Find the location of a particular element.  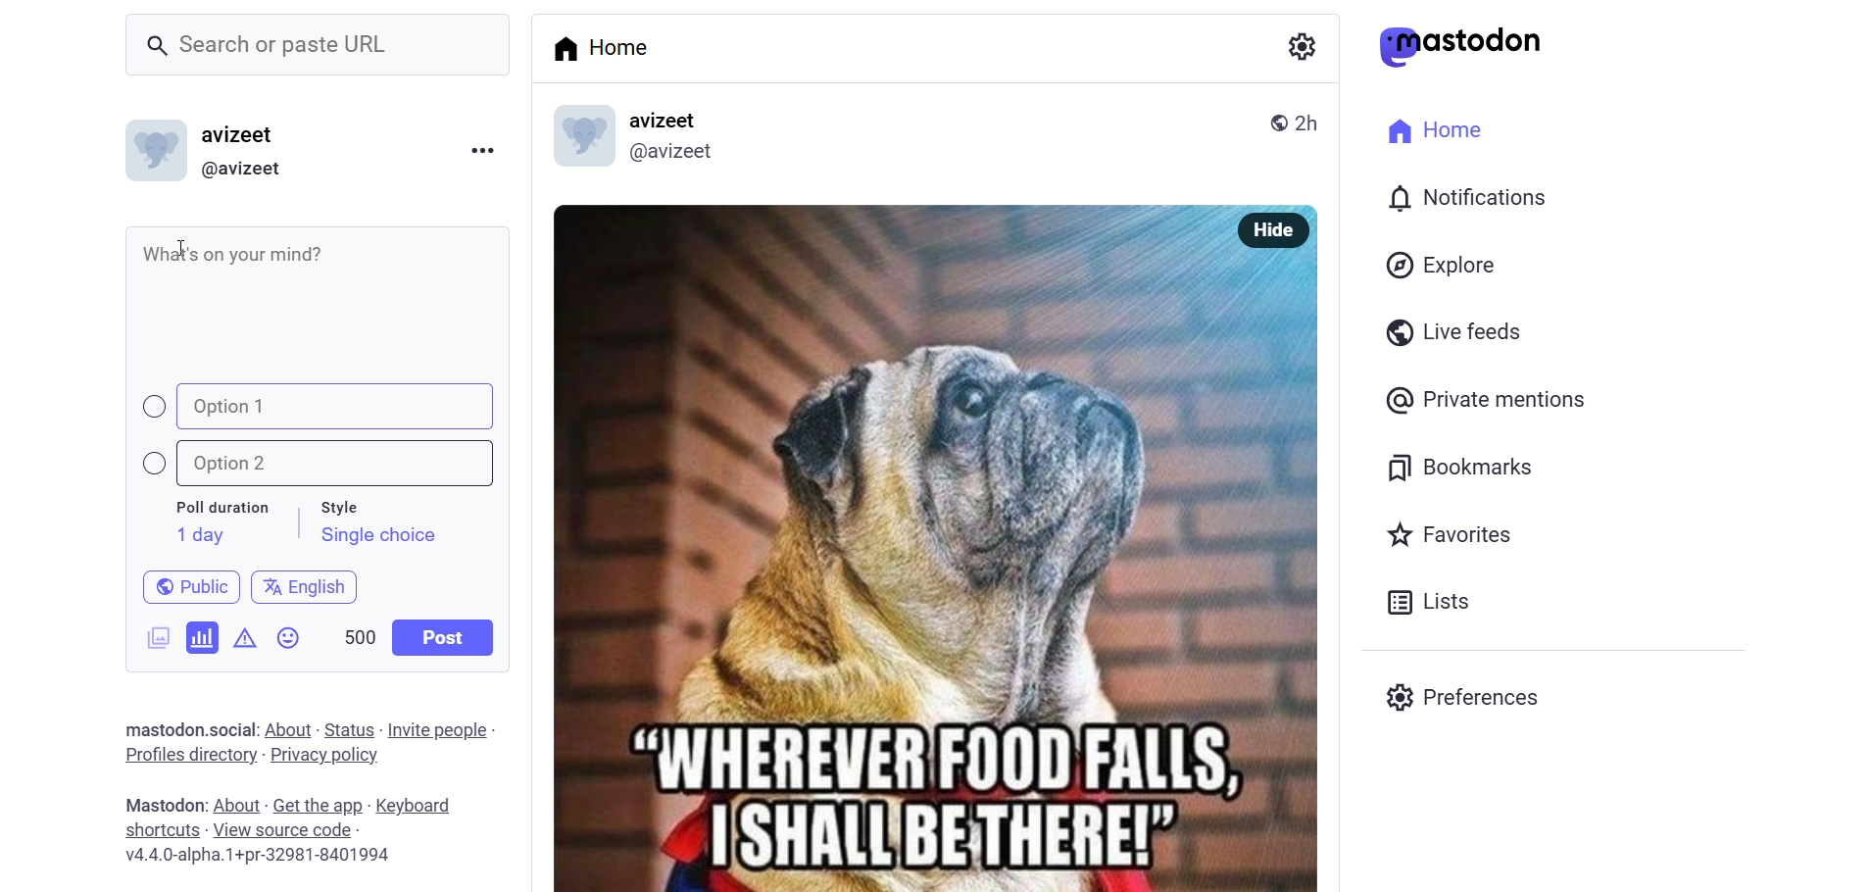

source code is located at coordinates (285, 830).